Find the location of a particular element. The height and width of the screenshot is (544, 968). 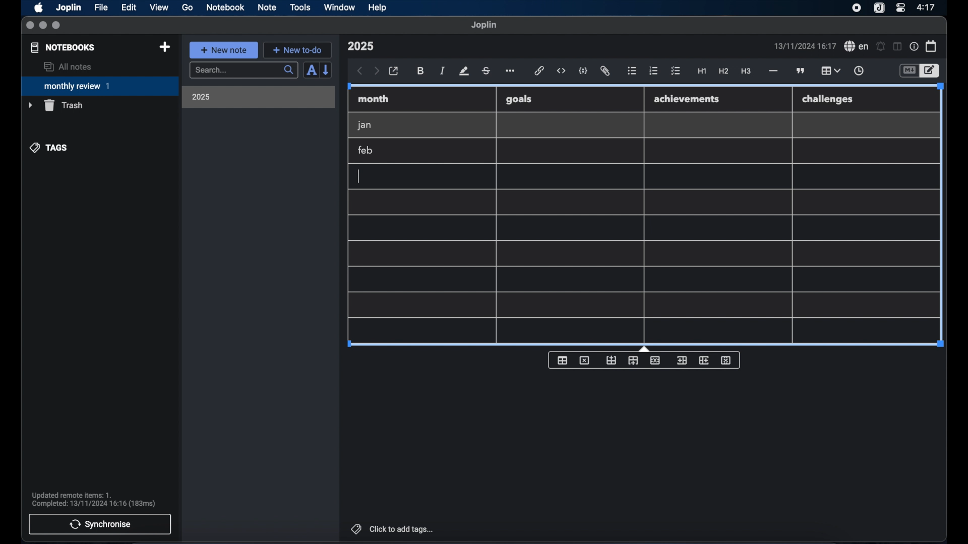

block quotes is located at coordinates (801, 71).